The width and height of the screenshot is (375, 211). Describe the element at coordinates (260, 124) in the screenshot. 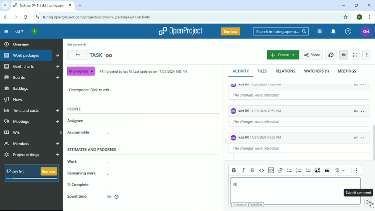

I see `The changes were retracted` at that location.